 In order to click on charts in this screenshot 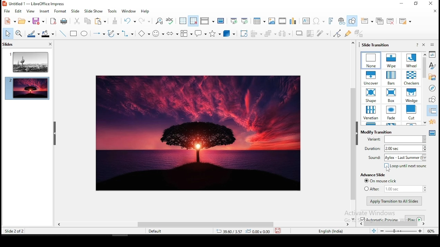, I will do `click(294, 21)`.